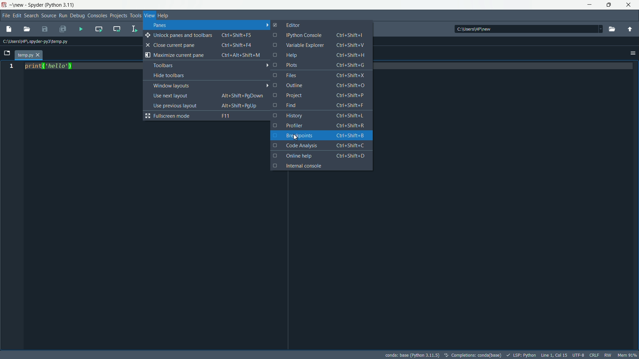 This screenshot has height=359, width=639. Describe the element at coordinates (63, 29) in the screenshot. I see `save all files` at that location.